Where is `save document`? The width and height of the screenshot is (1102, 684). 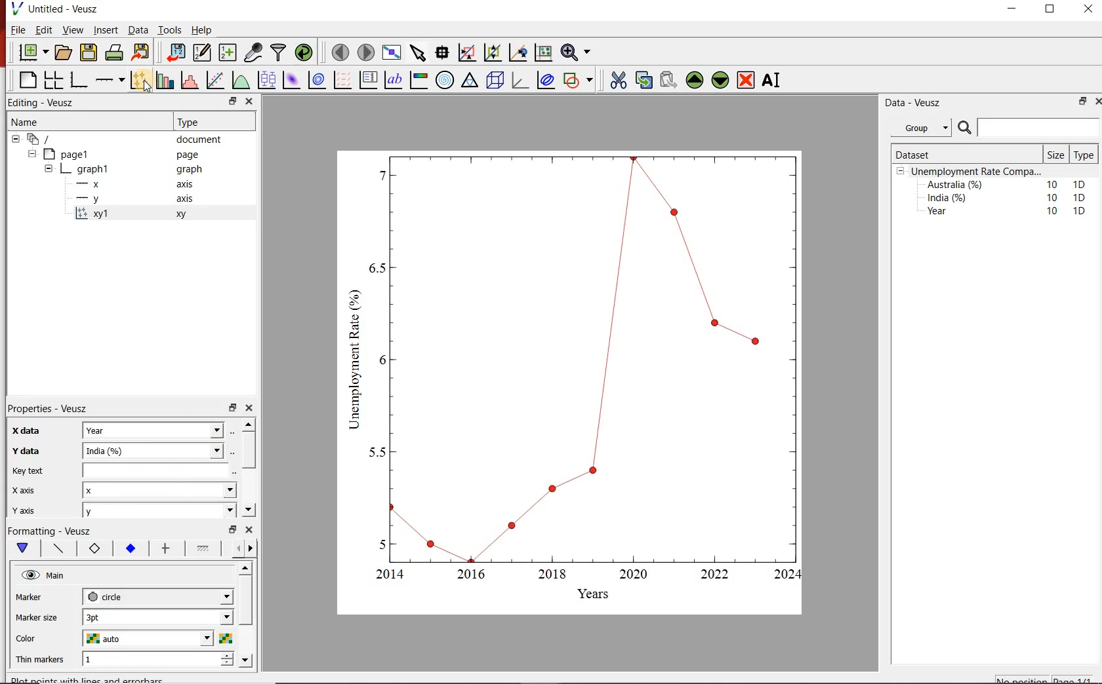
save document is located at coordinates (89, 52).